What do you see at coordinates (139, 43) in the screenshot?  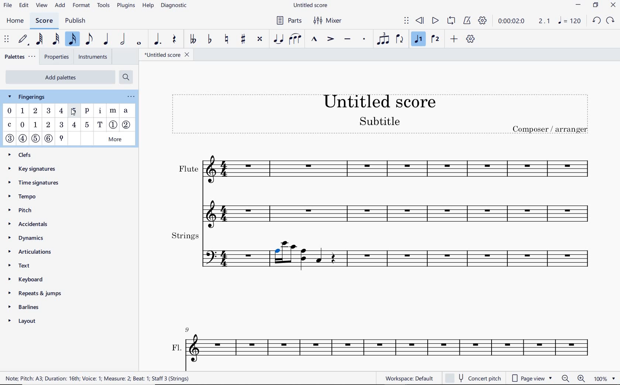 I see `whole note` at bounding box center [139, 43].